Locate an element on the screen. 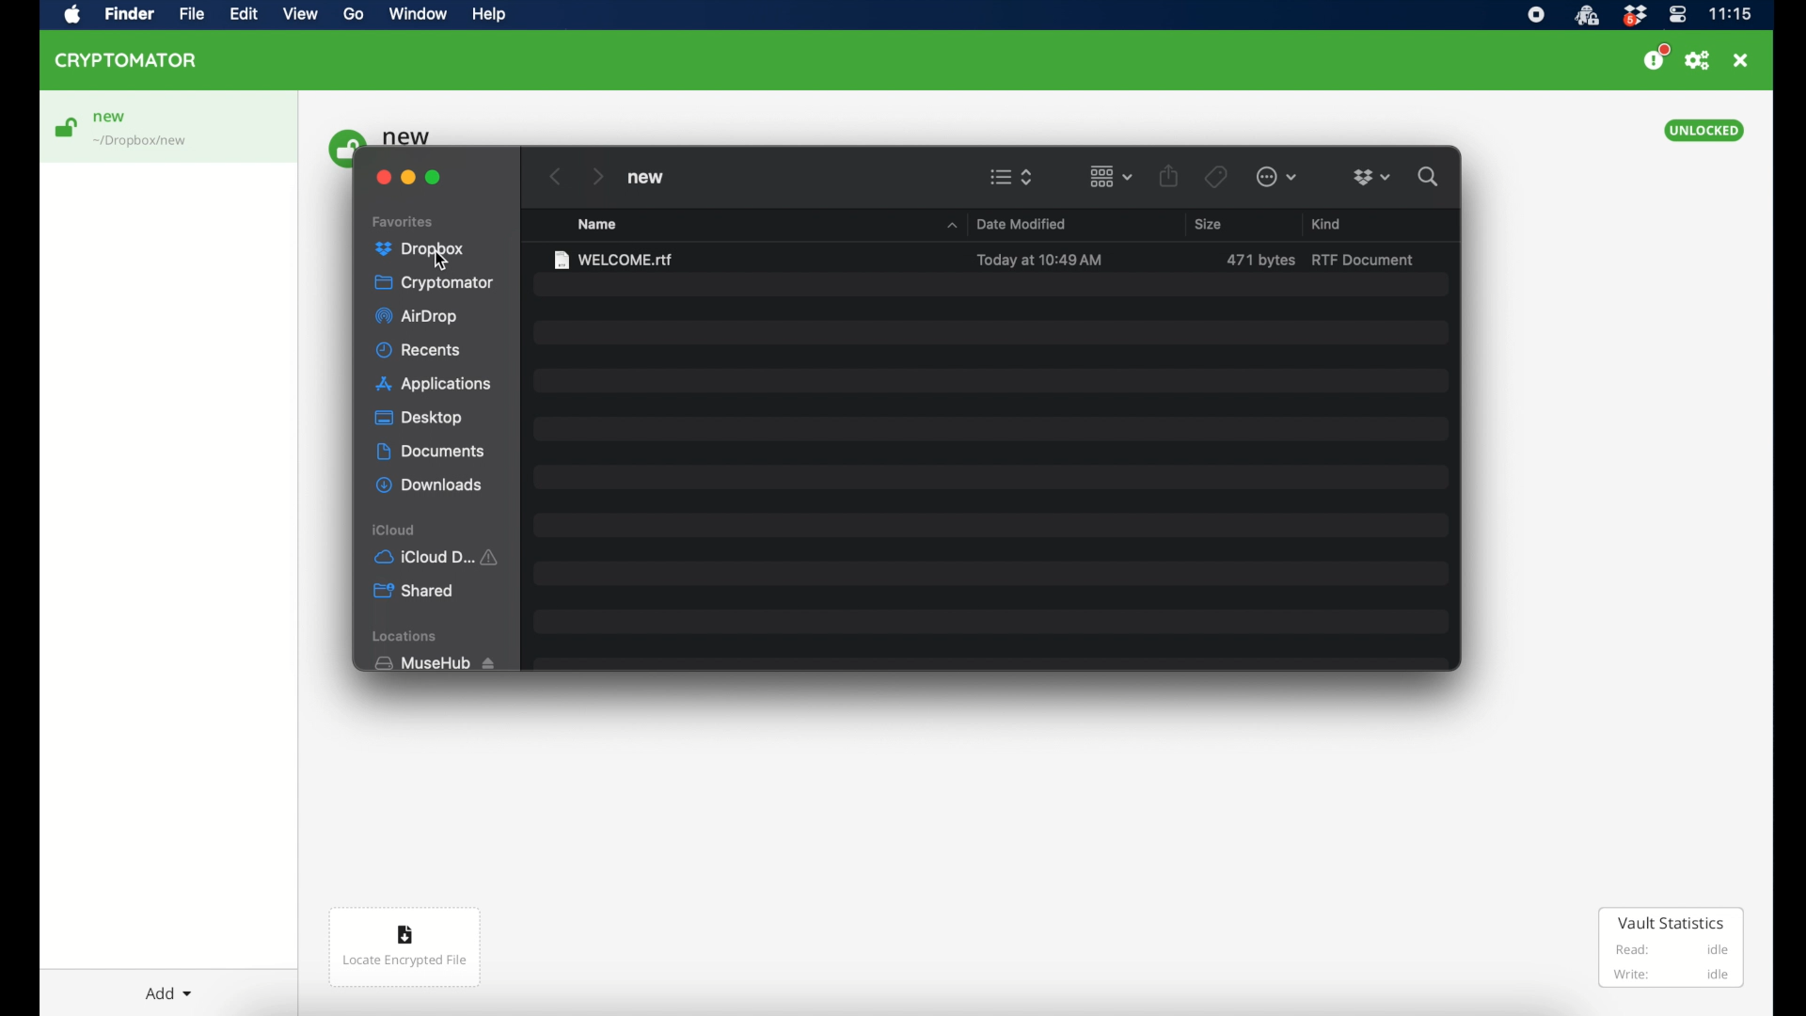  location is located at coordinates (142, 142).